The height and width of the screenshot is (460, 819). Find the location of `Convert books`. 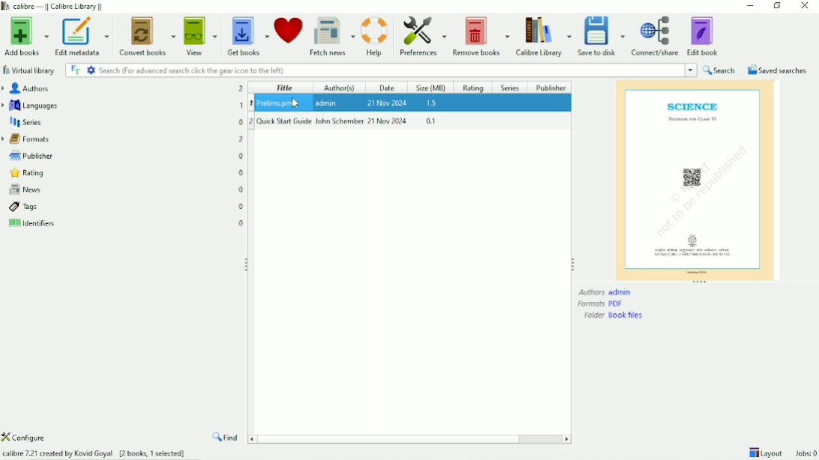

Convert books is located at coordinates (148, 36).